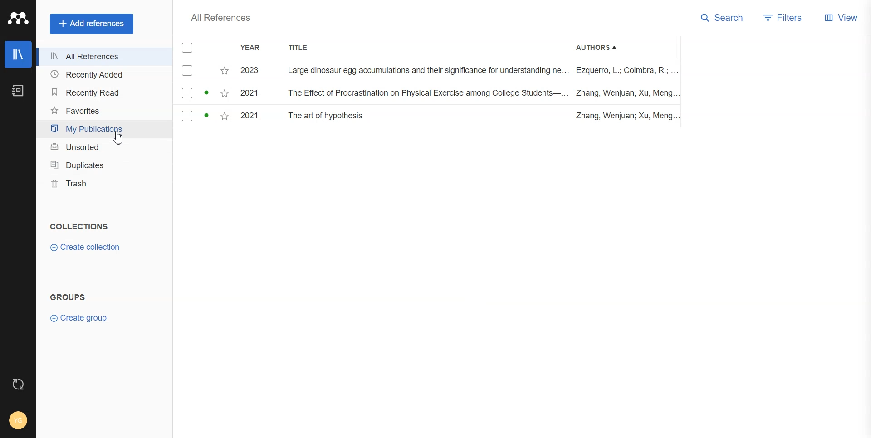 This screenshot has height=438, width=871. Describe the element at coordinates (208, 92) in the screenshot. I see `Active dot` at that location.